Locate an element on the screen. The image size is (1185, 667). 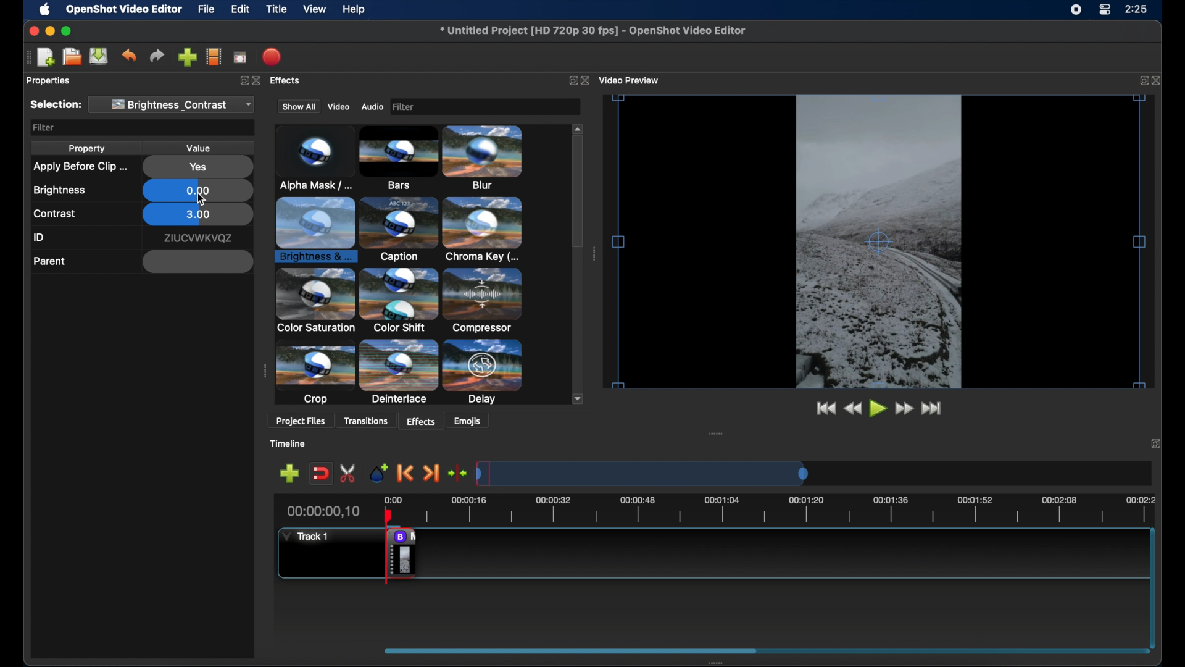
center playhead on the timeline is located at coordinates (459, 472).